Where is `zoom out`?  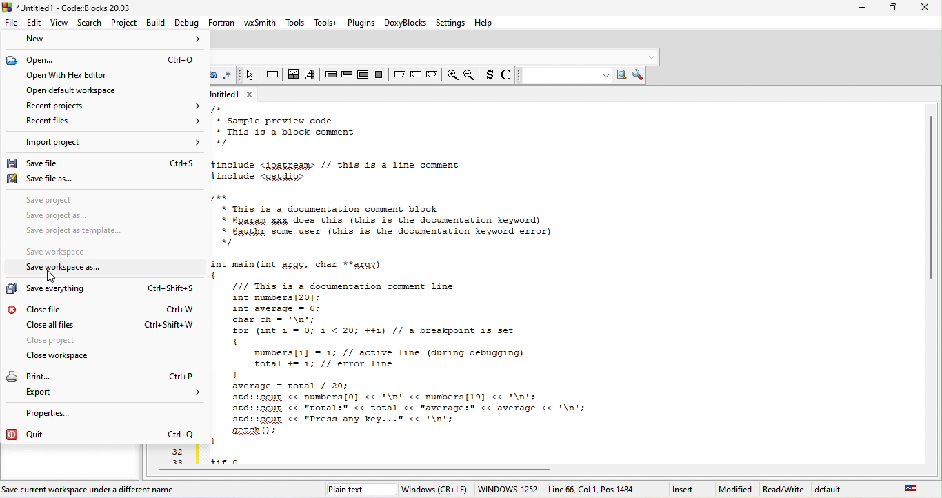 zoom out is located at coordinates (471, 75).